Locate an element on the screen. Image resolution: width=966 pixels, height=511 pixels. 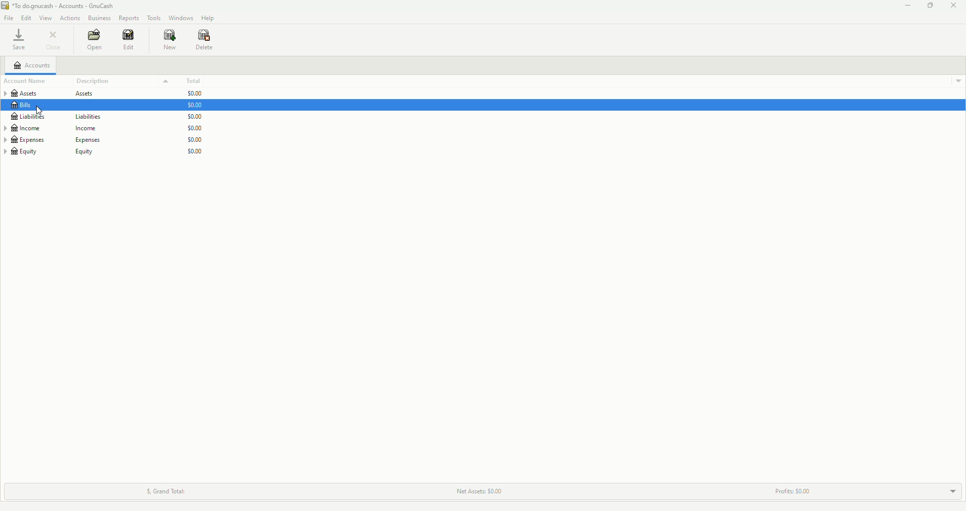
Tools is located at coordinates (155, 18).